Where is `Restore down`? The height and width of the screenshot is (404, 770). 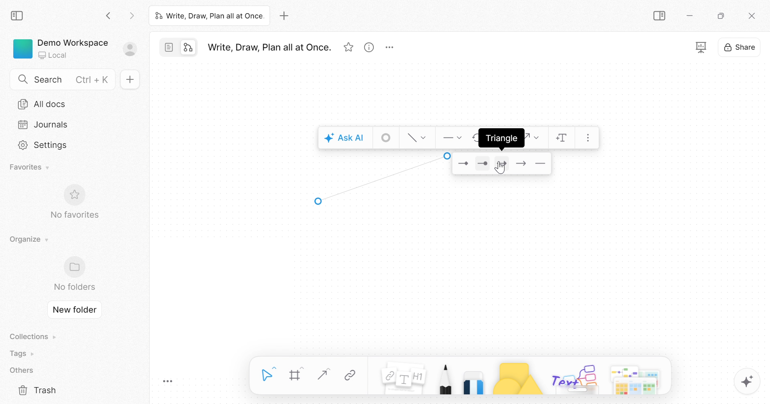 Restore down is located at coordinates (721, 17).